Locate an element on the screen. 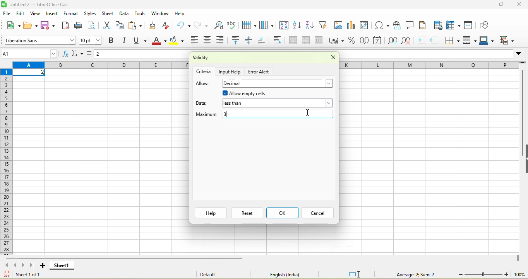 Image resolution: width=528 pixels, height=279 pixels. maximum: 3 is located at coordinates (263, 115).